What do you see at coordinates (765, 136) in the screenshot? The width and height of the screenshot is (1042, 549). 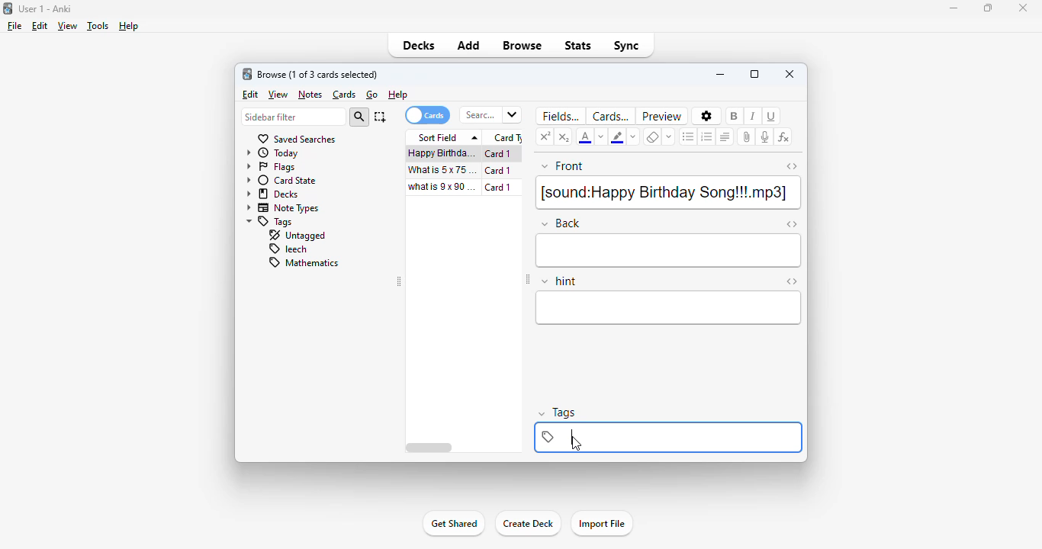 I see `record audio` at bounding box center [765, 136].